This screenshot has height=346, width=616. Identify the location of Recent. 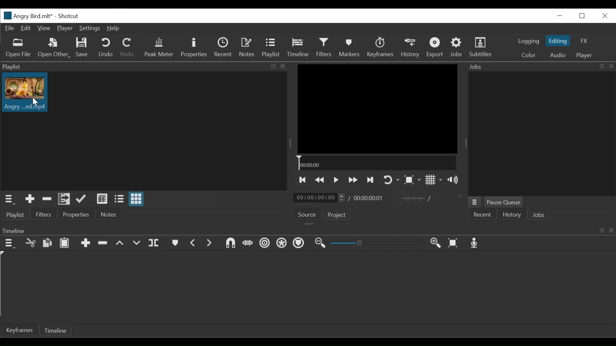
(223, 48).